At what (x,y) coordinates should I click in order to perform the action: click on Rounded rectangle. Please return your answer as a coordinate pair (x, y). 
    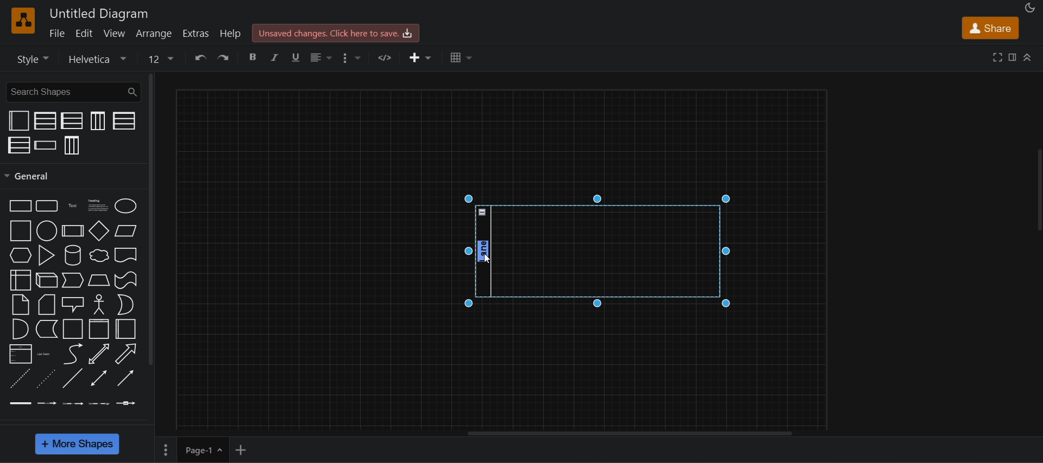
    Looking at the image, I should click on (47, 206).